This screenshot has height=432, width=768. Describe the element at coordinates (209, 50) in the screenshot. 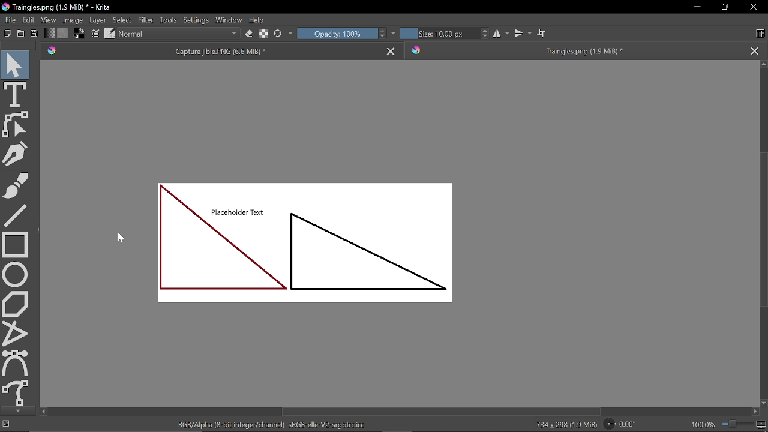

I see `Current tab` at that location.